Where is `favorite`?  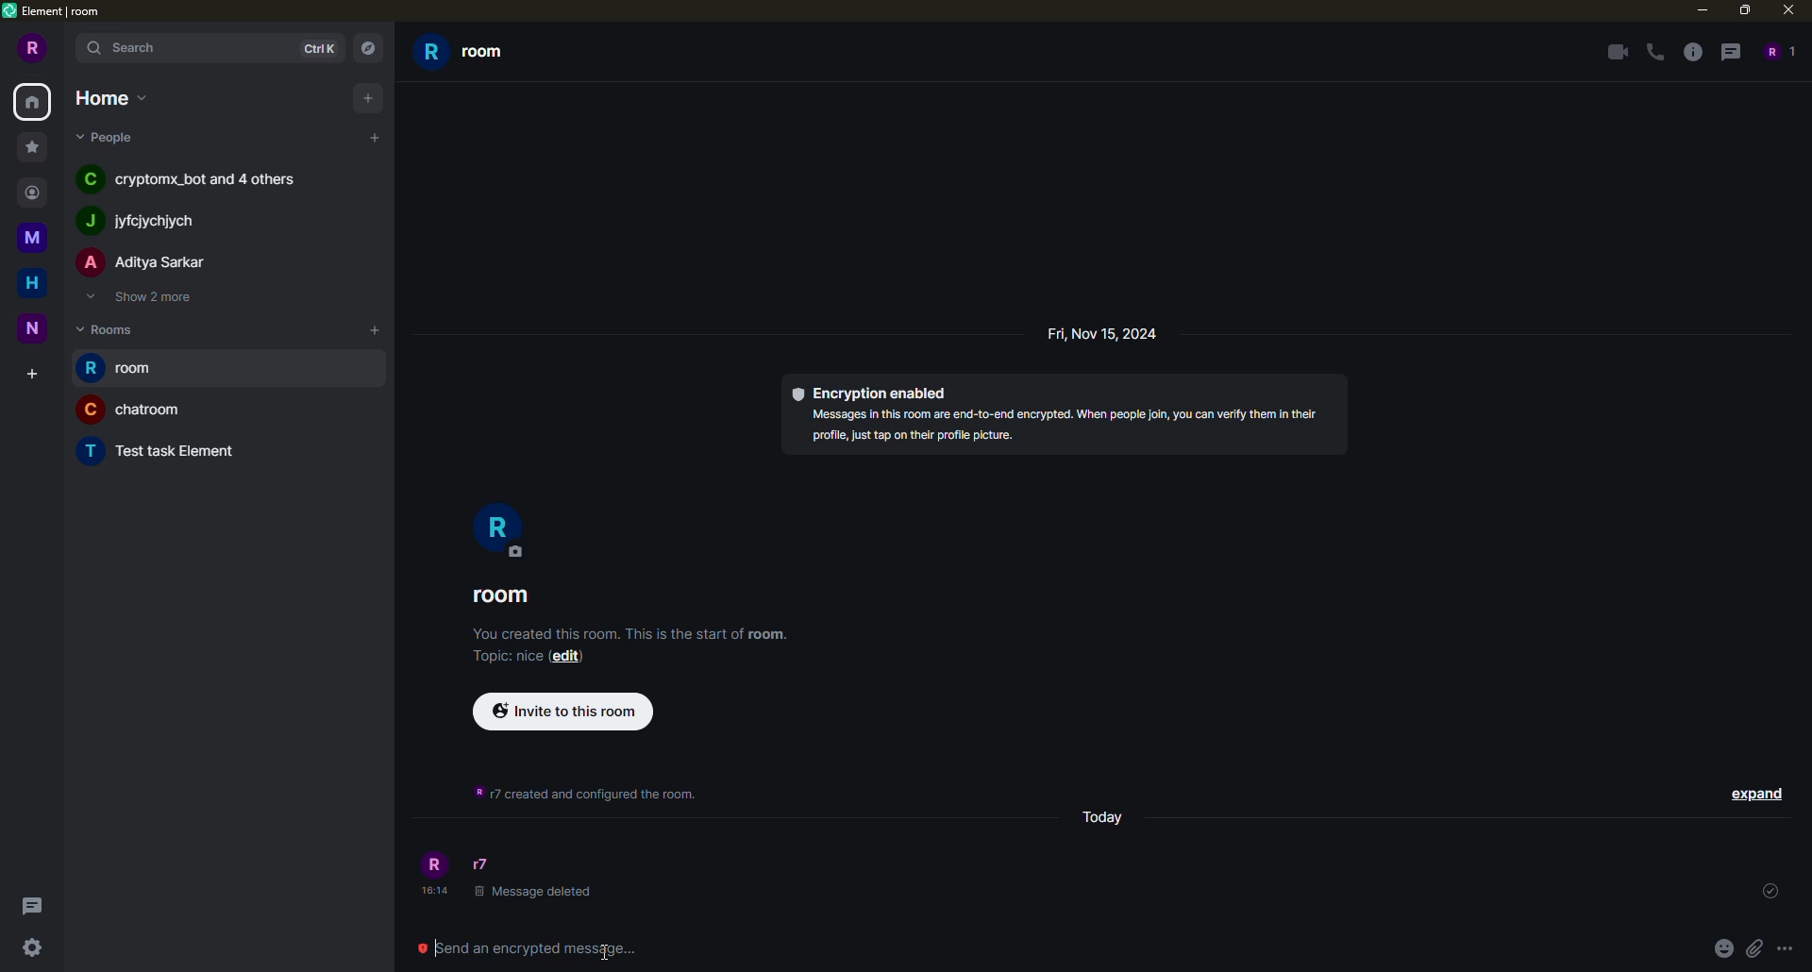
favorite is located at coordinates (30, 145).